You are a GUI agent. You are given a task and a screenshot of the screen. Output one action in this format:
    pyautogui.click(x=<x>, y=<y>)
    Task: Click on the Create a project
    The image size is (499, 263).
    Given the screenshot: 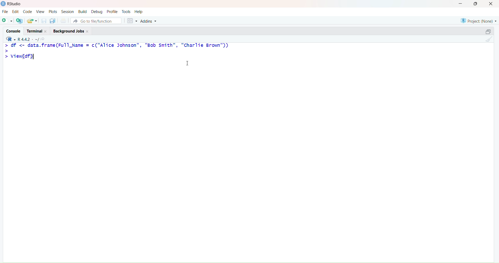 What is the action you would take?
    pyautogui.click(x=20, y=21)
    